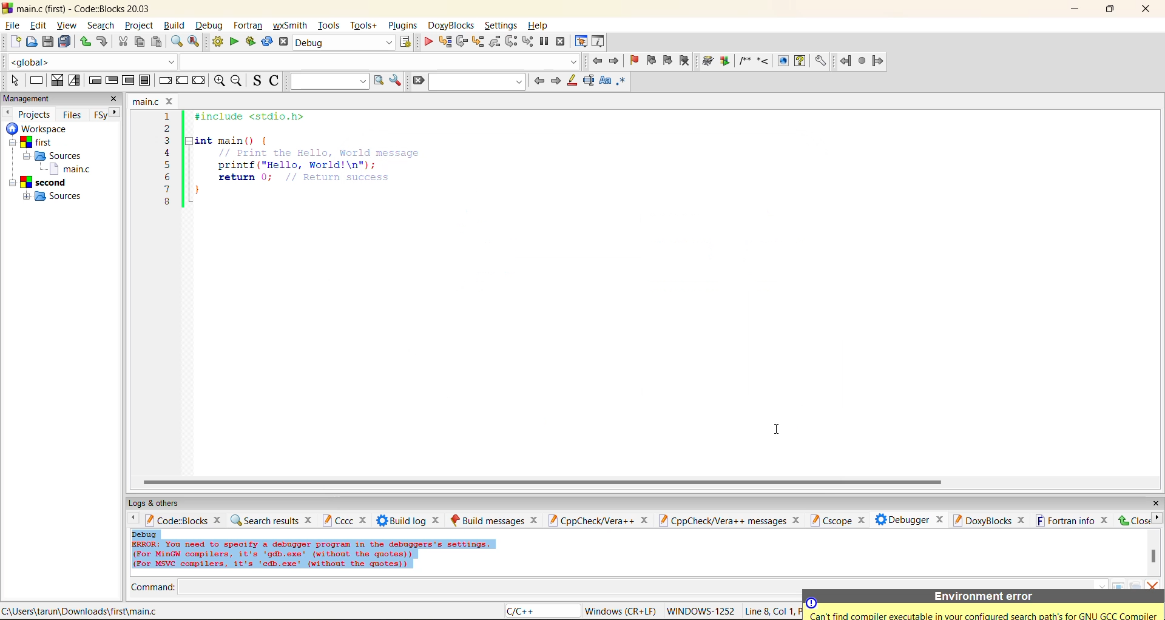  What do you see at coordinates (404, 25) in the screenshot?
I see `plugins` at bounding box center [404, 25].